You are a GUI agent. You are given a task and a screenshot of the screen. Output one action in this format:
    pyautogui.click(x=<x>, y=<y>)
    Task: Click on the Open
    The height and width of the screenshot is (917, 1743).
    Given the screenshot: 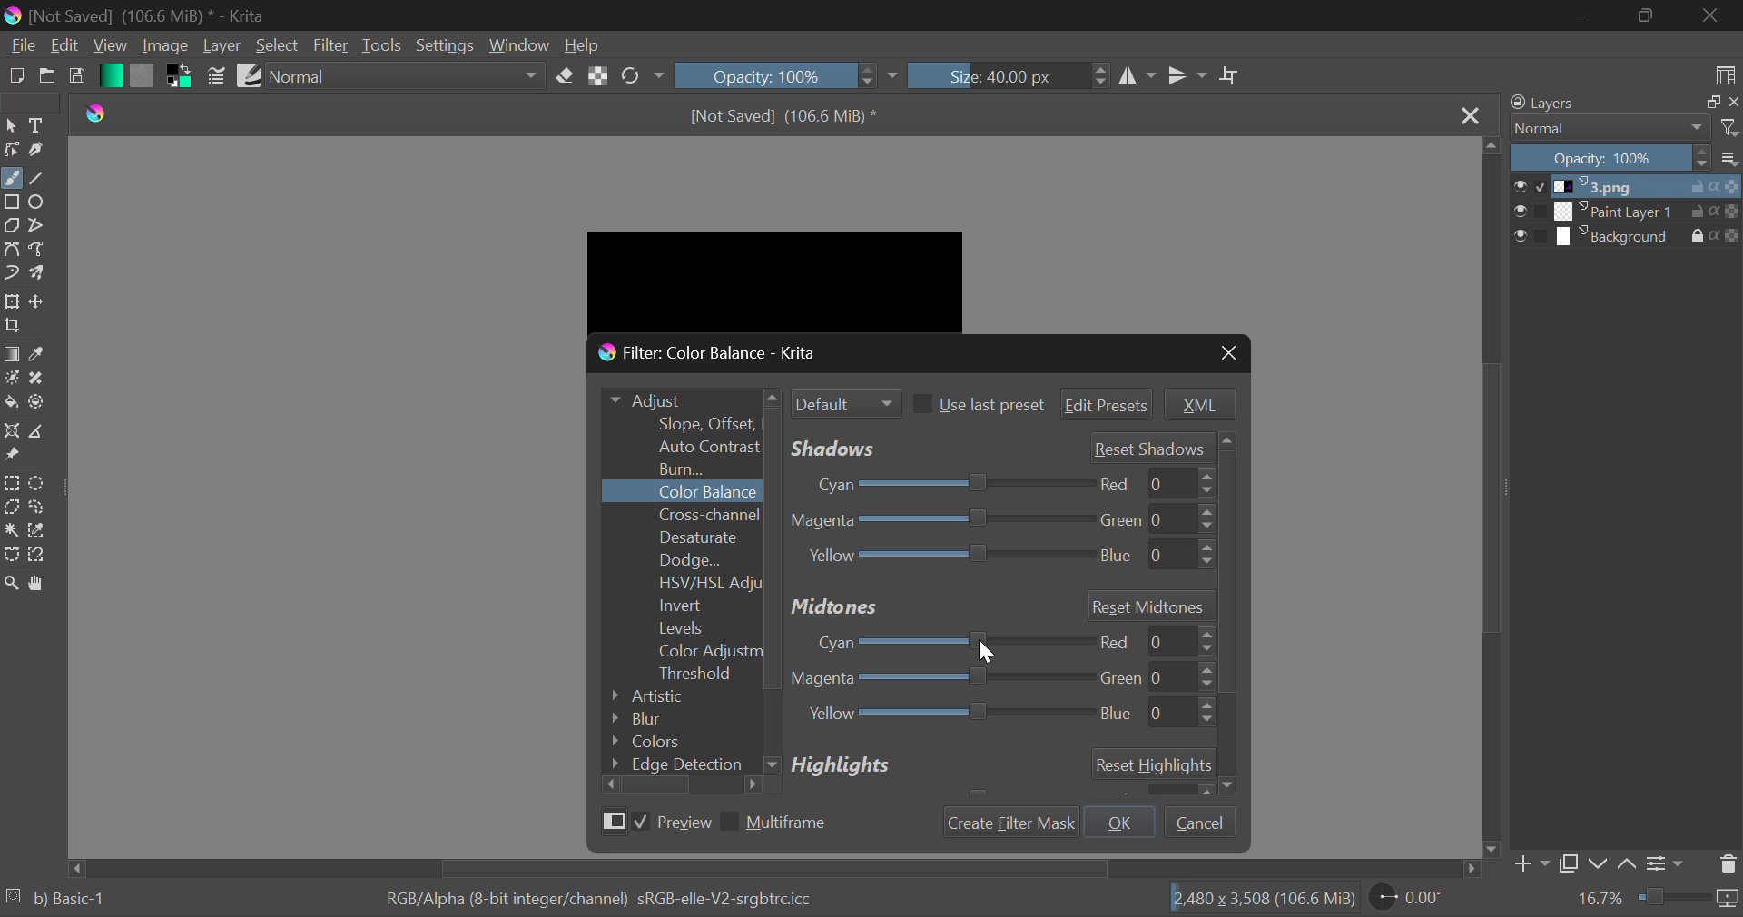 What is the action you would take?
    pyautogui.click(x=50, y=78)
    